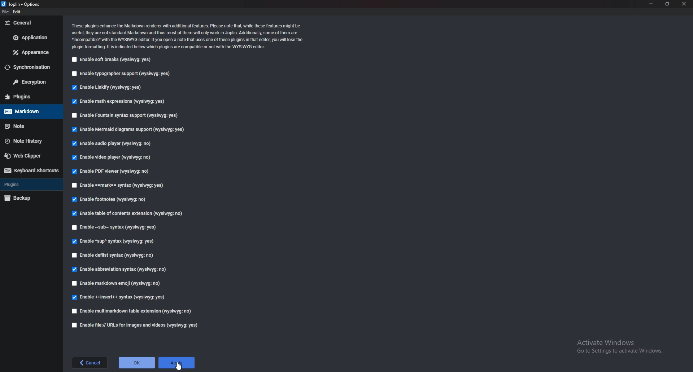  I want to click on Enable linkify, so click(110, 88).